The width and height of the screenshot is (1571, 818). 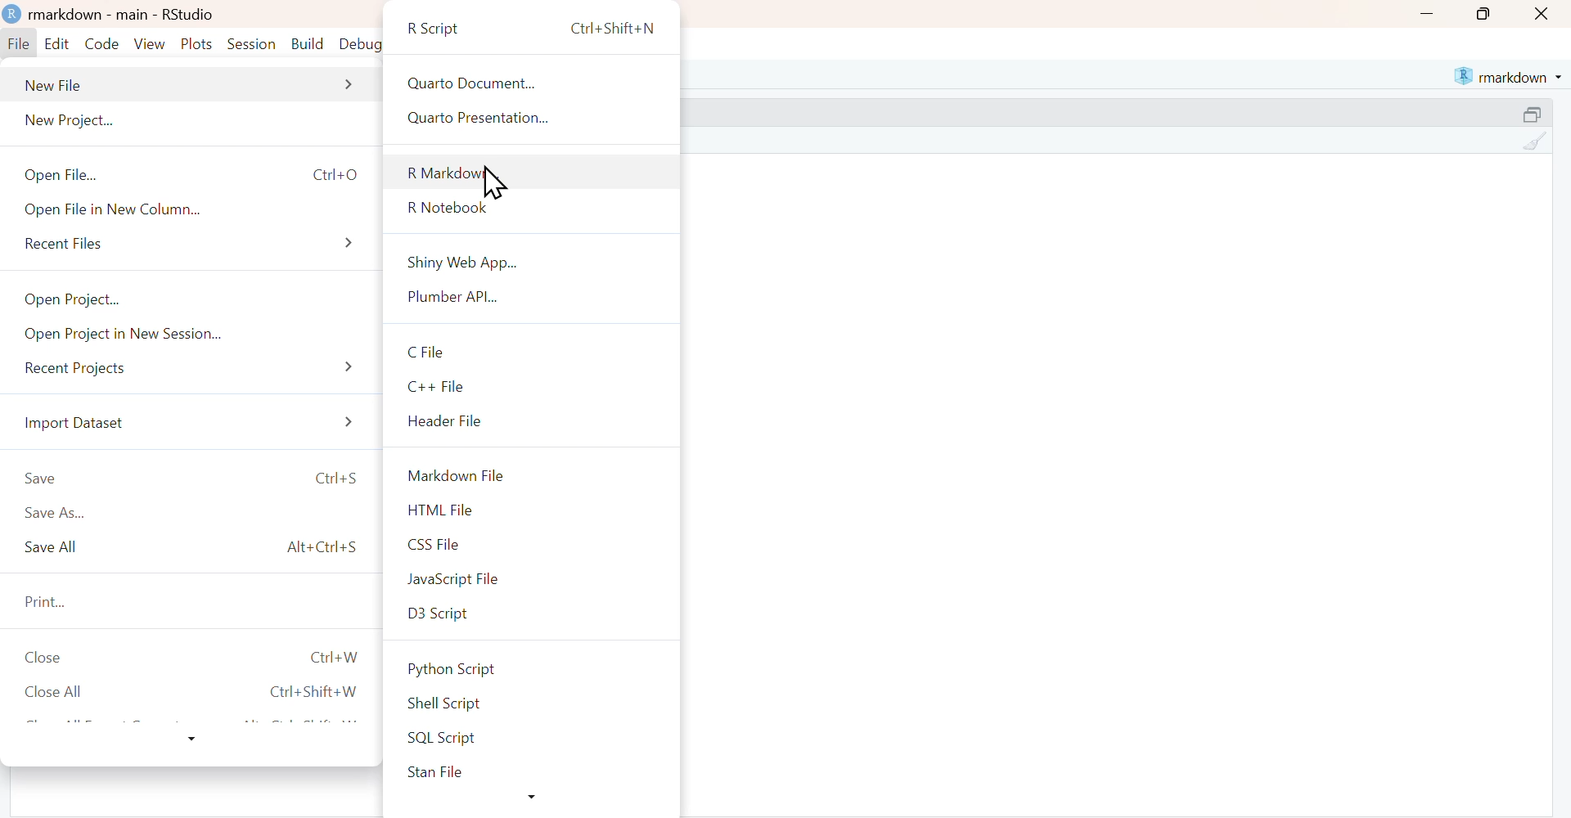 What do you see at coordinates (56, 45) in the screenshot?
I see `Edit` at bounding box center [56, 45].